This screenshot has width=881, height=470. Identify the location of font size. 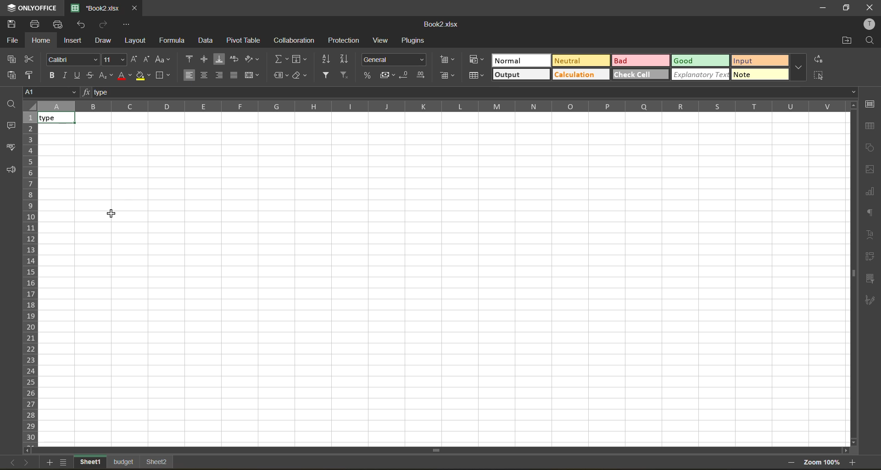
(115, 59).